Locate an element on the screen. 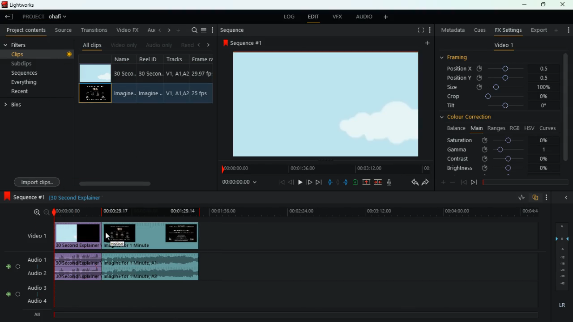 This screenshot has height=322, width=573. audio is located at coordinates (151, 267).